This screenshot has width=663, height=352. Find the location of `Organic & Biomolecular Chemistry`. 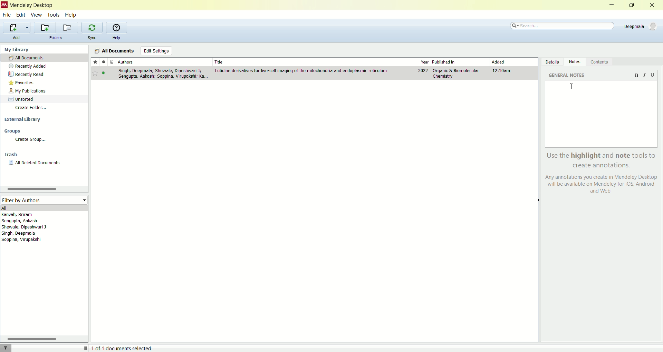

Organic & Biomolecular Chemistry is located at coordinates (455, 73).